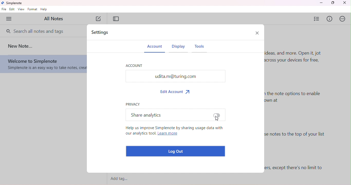  What do you see at coordinates (295, 168) in the screenshot?
I see `text on tags` at bounding box center [295, 168].